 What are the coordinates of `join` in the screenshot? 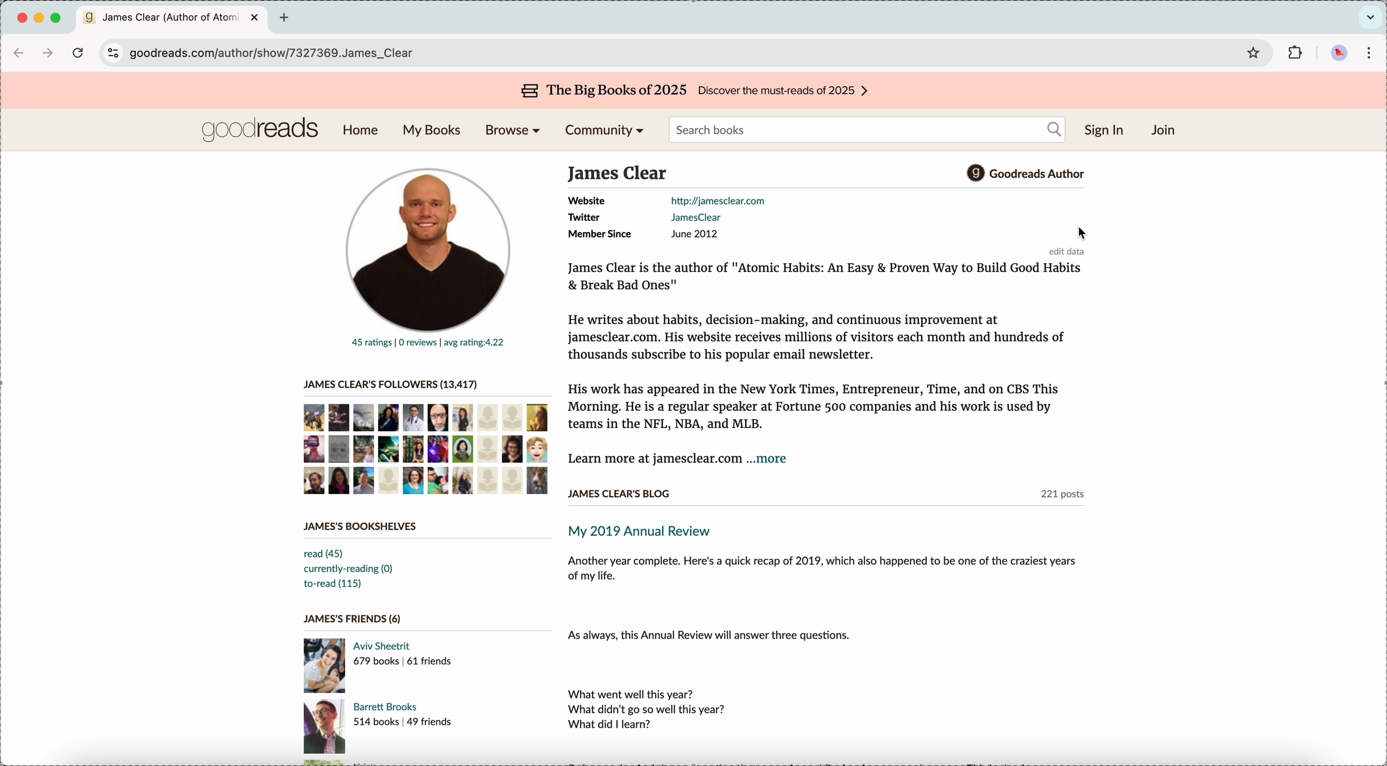 It's located at (1165, 131).